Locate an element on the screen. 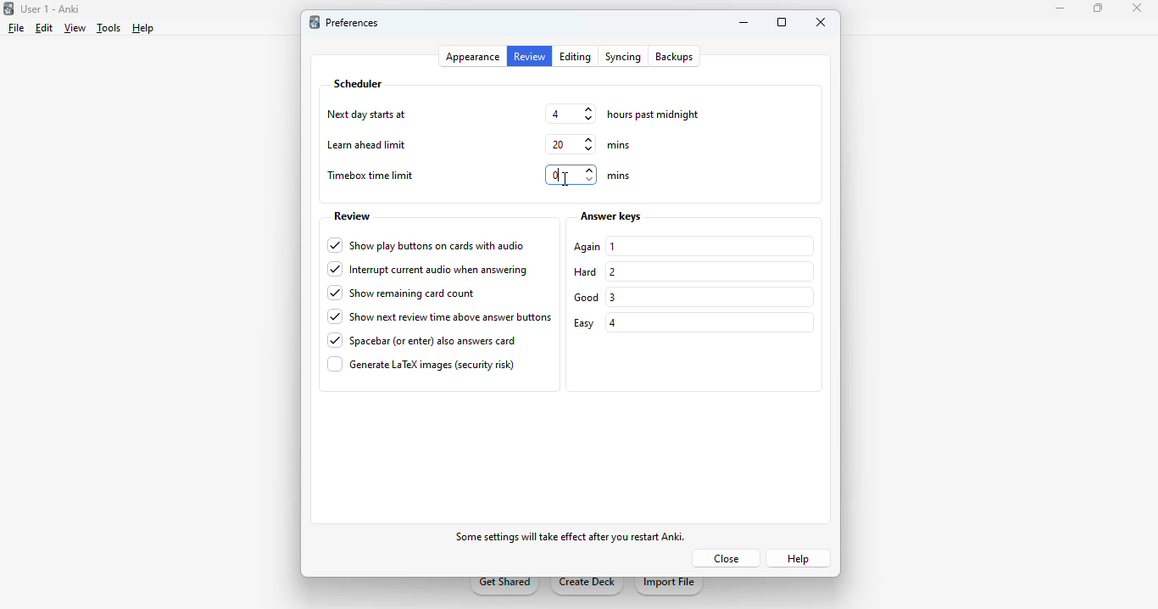 This screenshot has width=1158, height=609. cursor is located at coordinates (568, 181).